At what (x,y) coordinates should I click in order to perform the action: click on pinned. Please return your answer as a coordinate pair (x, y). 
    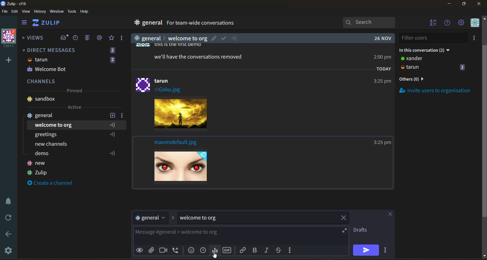
    Looking at the image, I should click on (74, 91).